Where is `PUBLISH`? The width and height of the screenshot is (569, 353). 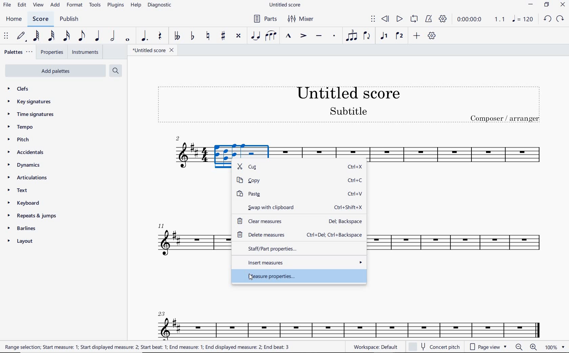 PUBLISH is located at coordinates (69, 20).